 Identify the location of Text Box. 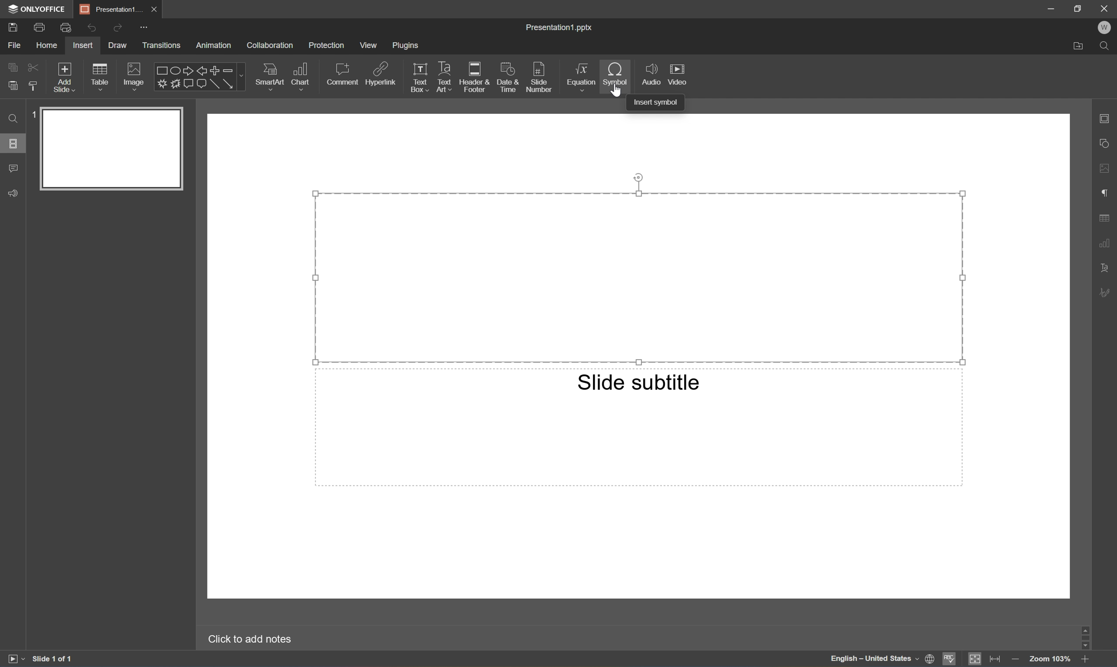
(420, 78).